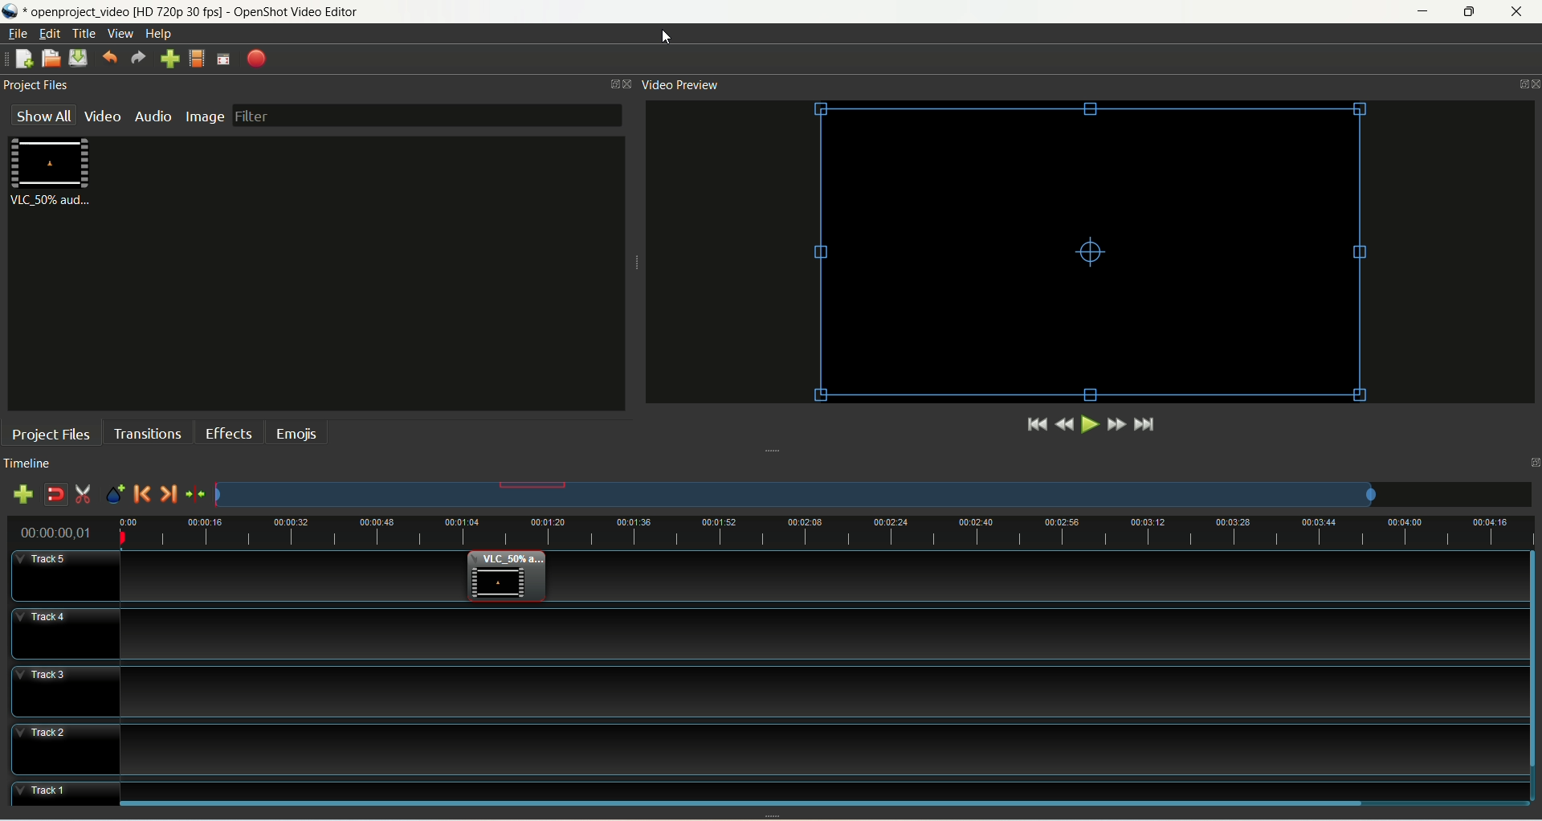 Image resolution: width=1542 pixels, height=821 pixels. I want to click on export video, so click(256, 59).